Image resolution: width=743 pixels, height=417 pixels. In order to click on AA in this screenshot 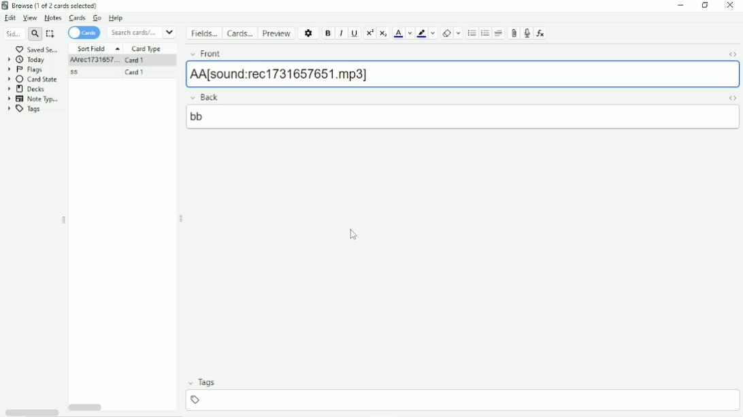, I will do `click(75, 60)`.